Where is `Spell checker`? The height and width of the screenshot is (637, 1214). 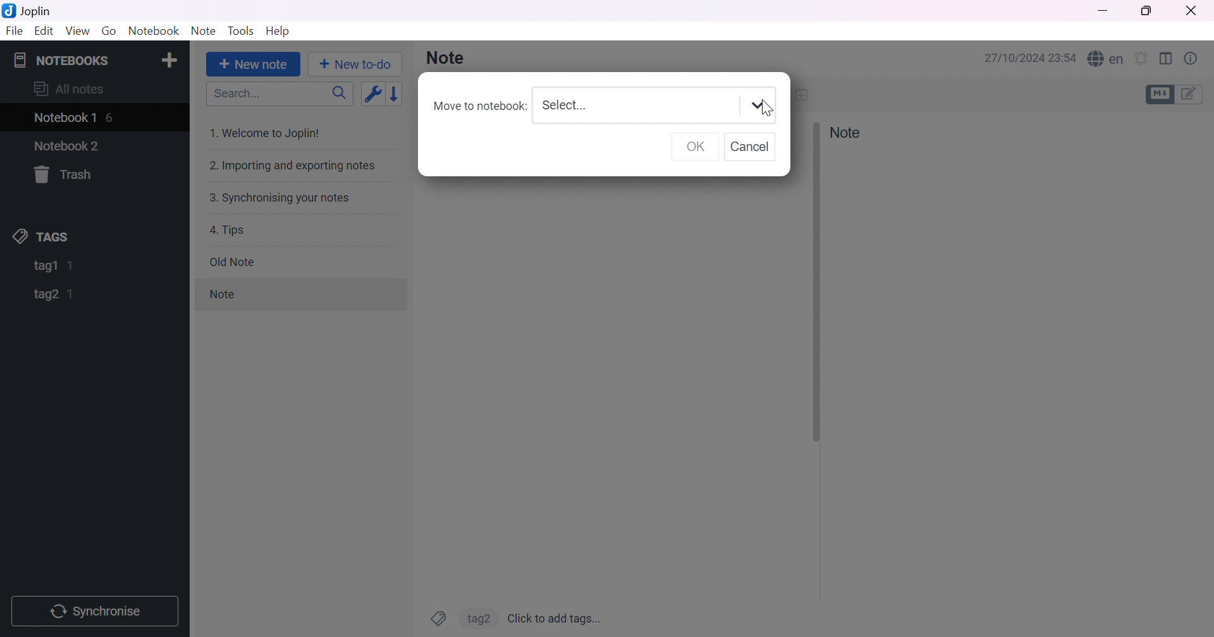
Spell checker is located at coordinates (1106, 57).